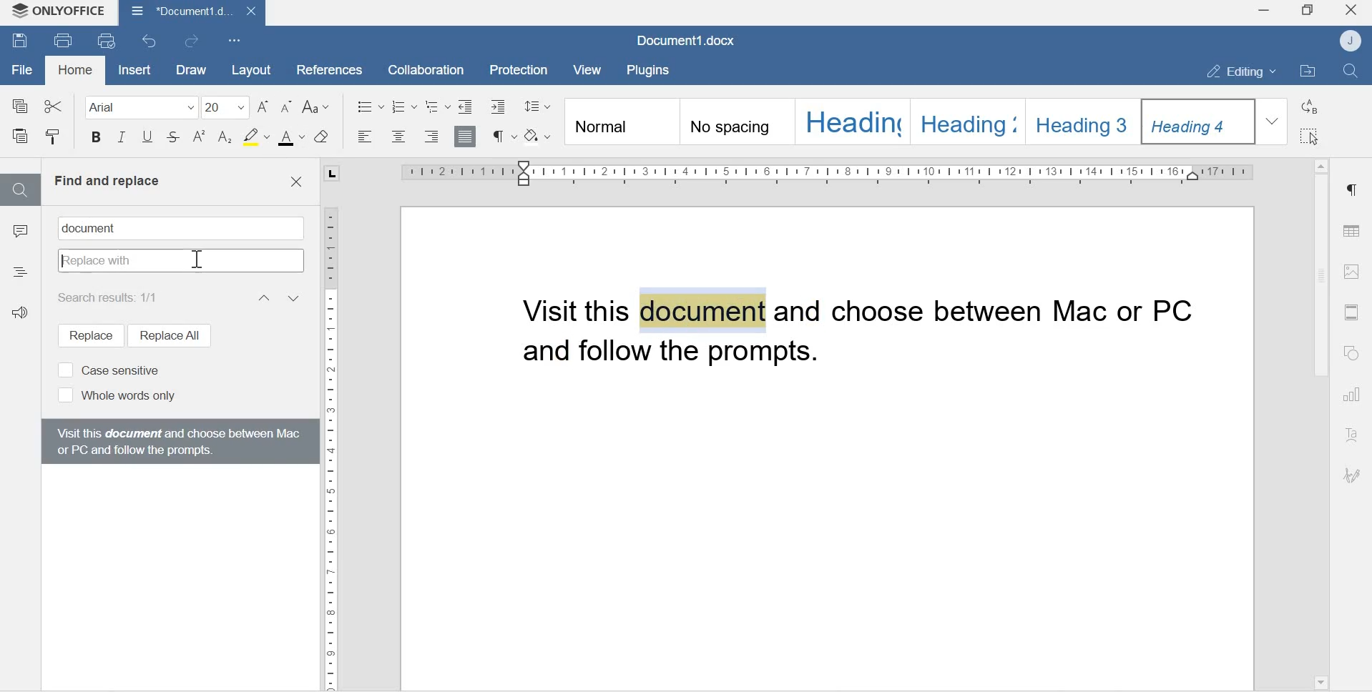 The width and height of the screenshot is (1372, 692). I want to click on Copy style, so click(53, 137).